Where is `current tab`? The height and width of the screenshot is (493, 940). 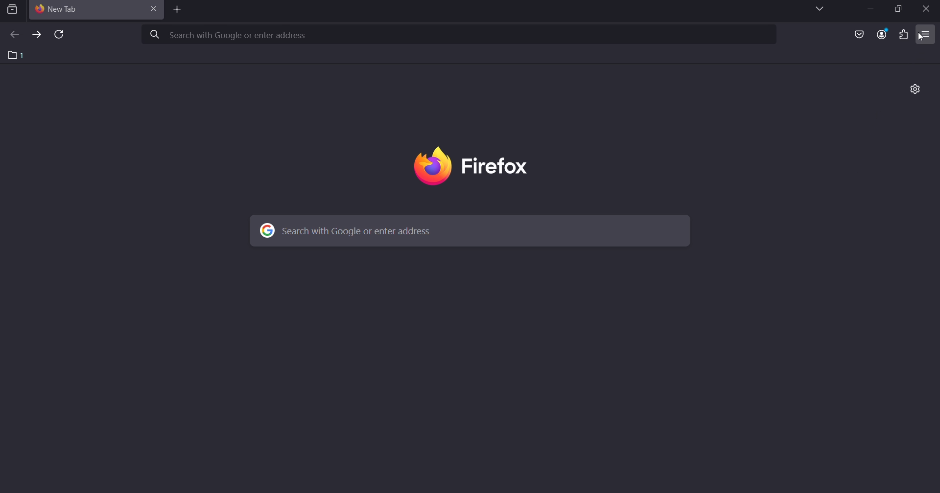 current tab is located at coordinates (69, 10).